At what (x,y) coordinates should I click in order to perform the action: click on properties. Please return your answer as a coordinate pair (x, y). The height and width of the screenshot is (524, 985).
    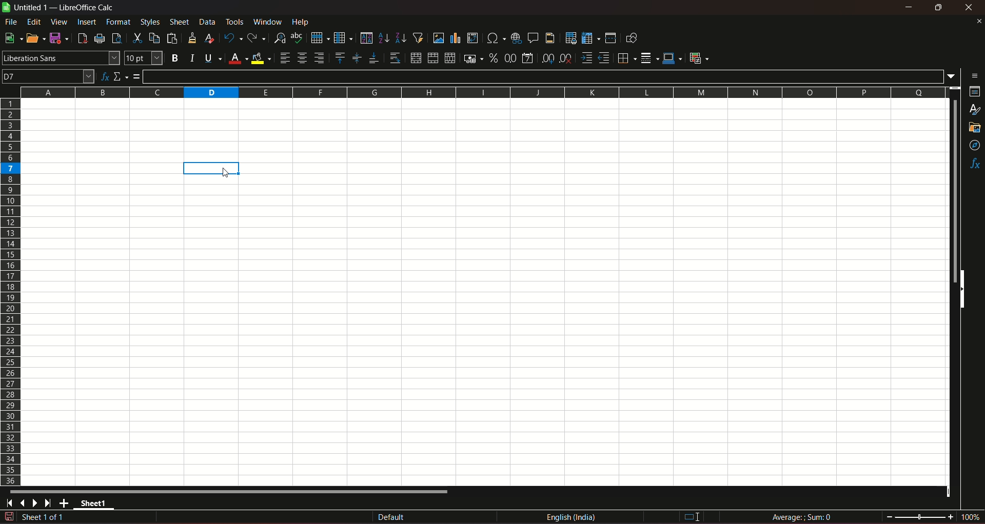
    Looking at the image, I should click on (975, 92).